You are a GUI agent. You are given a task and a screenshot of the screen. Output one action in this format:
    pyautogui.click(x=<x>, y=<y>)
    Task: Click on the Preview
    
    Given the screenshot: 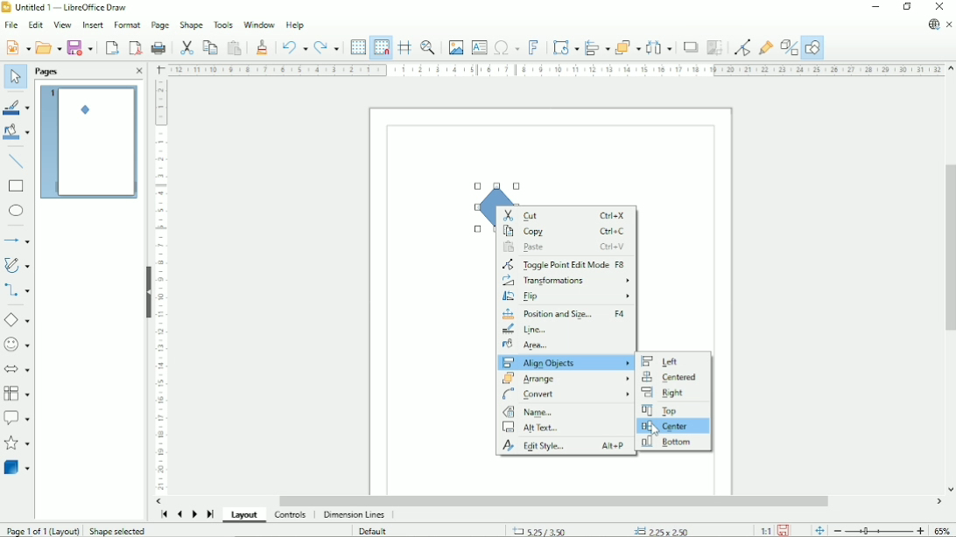 What is the action you would take?
    pyautogui.click(x=90, y=143)
    